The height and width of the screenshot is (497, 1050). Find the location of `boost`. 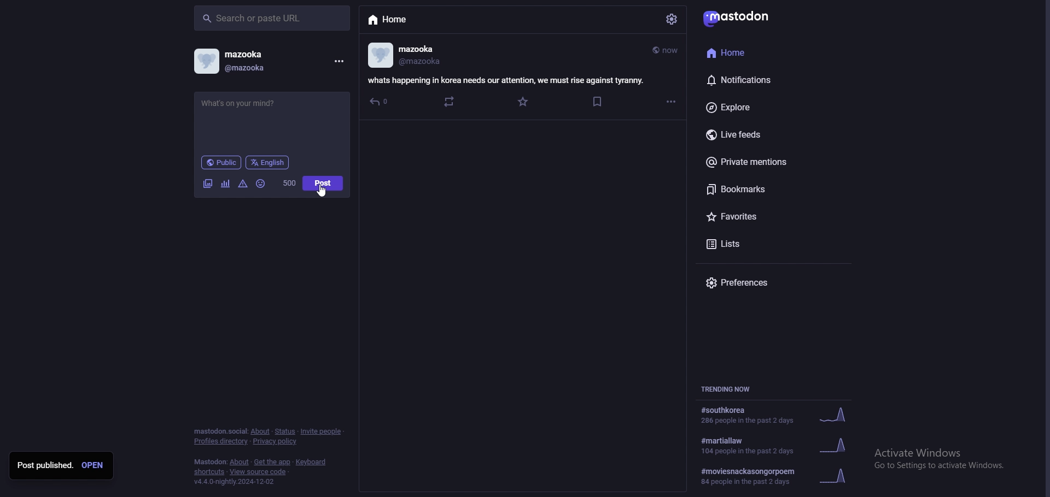

boost is located at coordinates (450, 102).